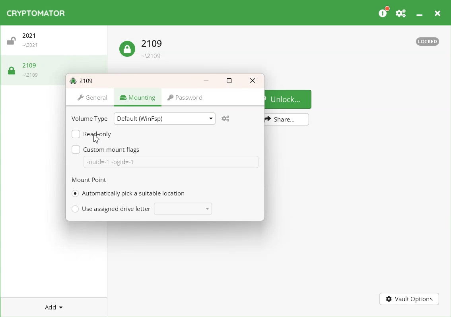  What do you see at coordinates (187, 99) in the screenshot?
I see `Password` at bounding box center [187, 99].